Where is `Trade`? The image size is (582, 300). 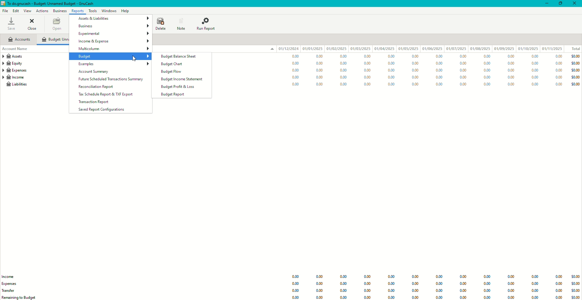 Trade is located at coordinates (11, 290).